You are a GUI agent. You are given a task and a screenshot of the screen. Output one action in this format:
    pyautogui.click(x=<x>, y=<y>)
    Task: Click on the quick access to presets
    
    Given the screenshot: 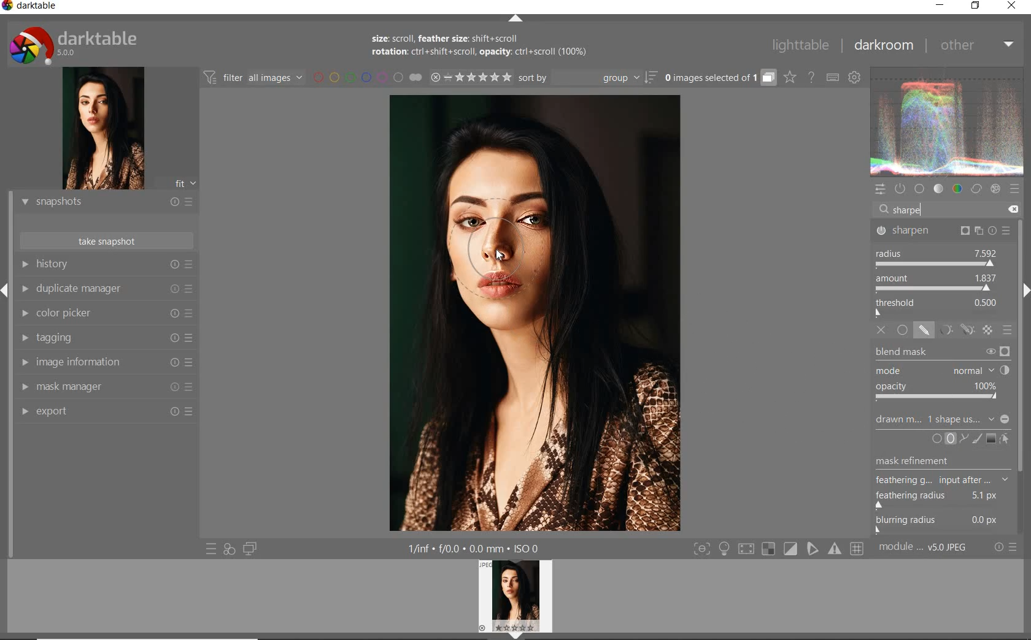 What is the action you would take?
    pyautogui.click(x=209, y=549)
    